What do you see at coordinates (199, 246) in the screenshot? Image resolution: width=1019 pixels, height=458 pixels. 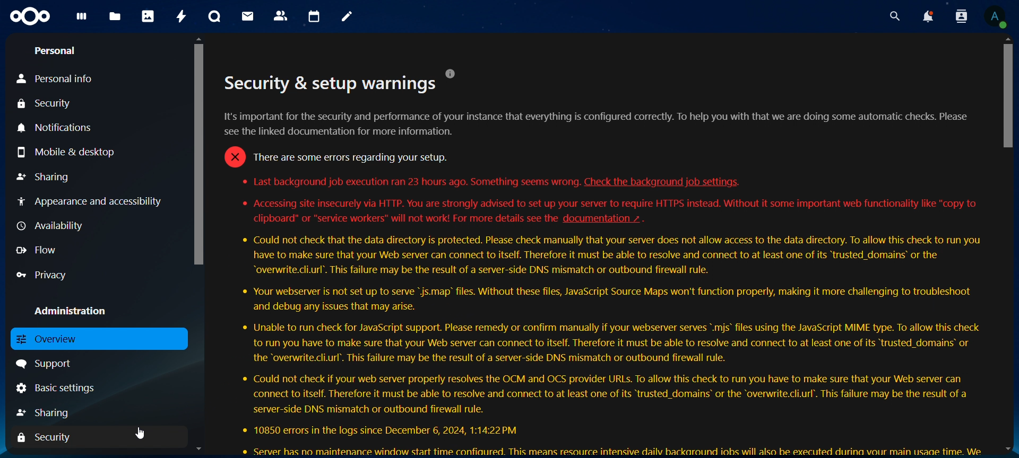 I see `Scrollbar` at bounding box center [199, 246].